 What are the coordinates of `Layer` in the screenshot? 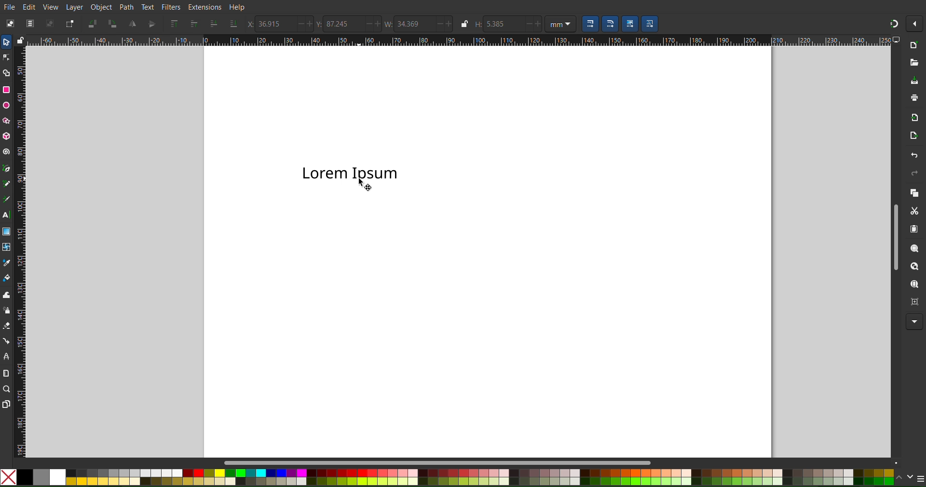 It's located at (74, 7).